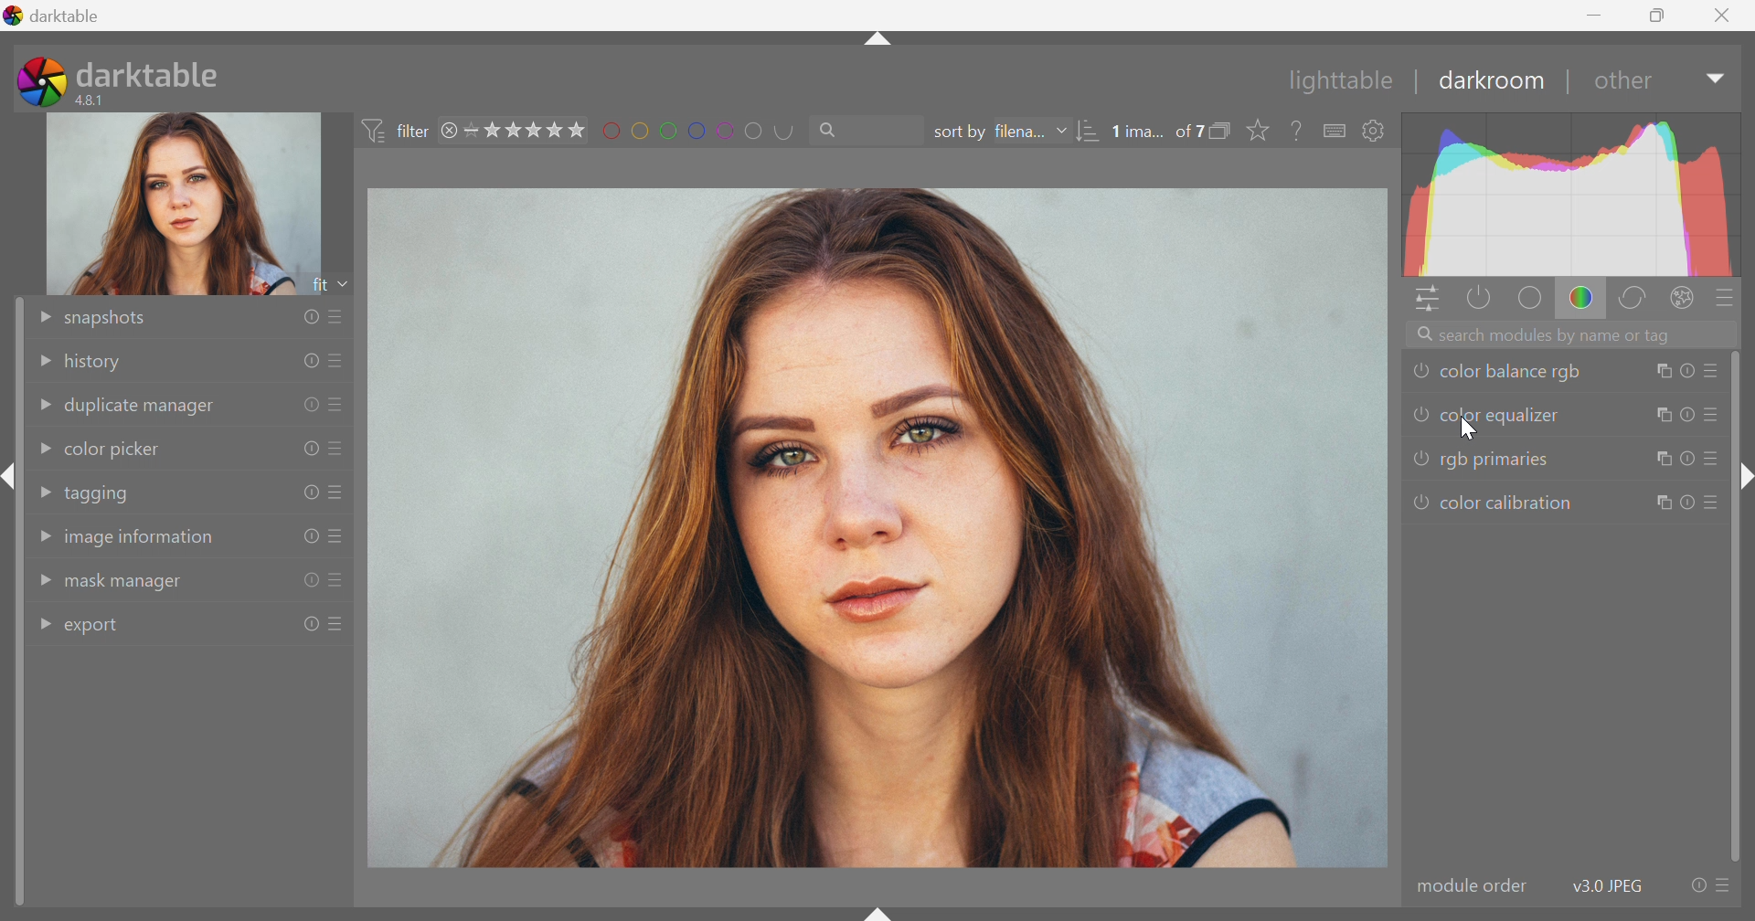  Describe the element at coordinates (1473, 884) in the screenshot. I see `modular order` at that location.